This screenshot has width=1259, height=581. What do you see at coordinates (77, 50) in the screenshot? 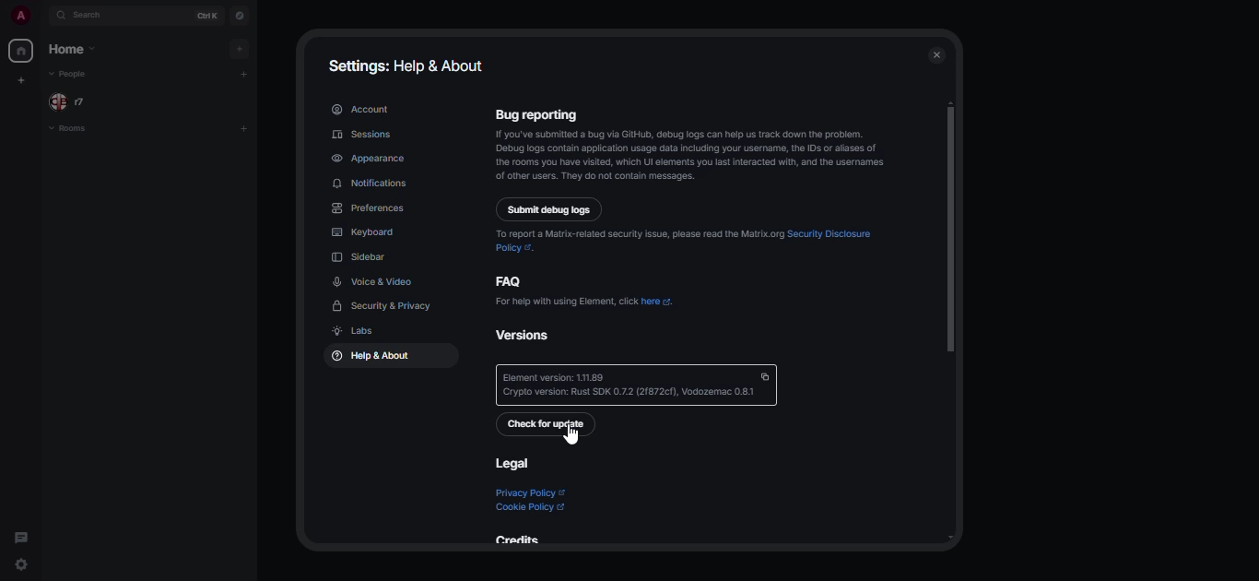
I see `home` at bounding box center [77, 50].